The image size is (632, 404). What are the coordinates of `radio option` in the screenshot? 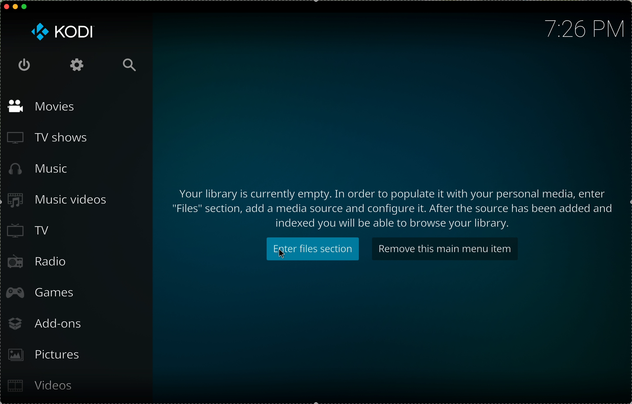 It's located at (35, 261).